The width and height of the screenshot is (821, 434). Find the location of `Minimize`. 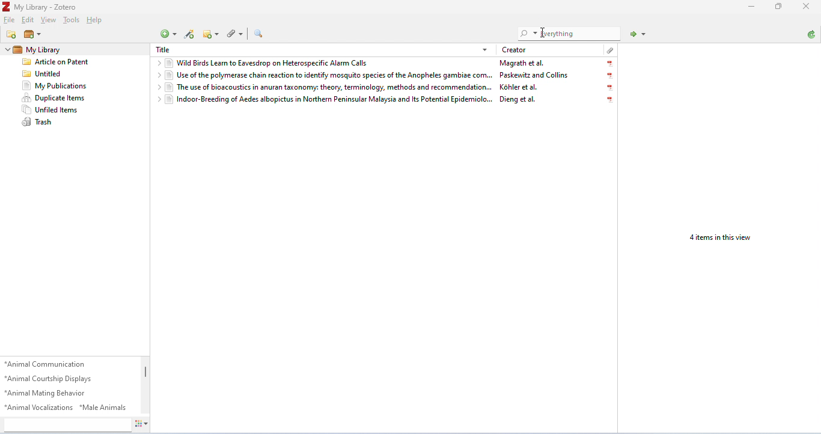

Minimize is located at coordinates (780, 6).